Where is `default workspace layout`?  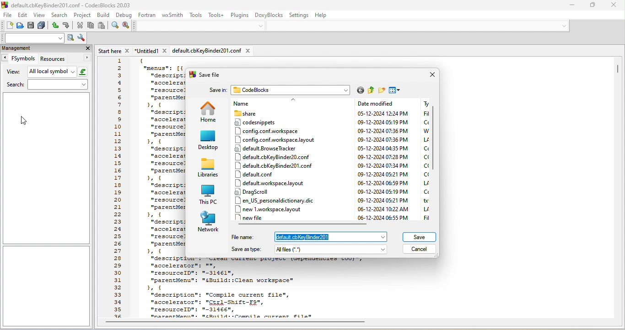 default workspace layout is located at coordinates (269, 183).